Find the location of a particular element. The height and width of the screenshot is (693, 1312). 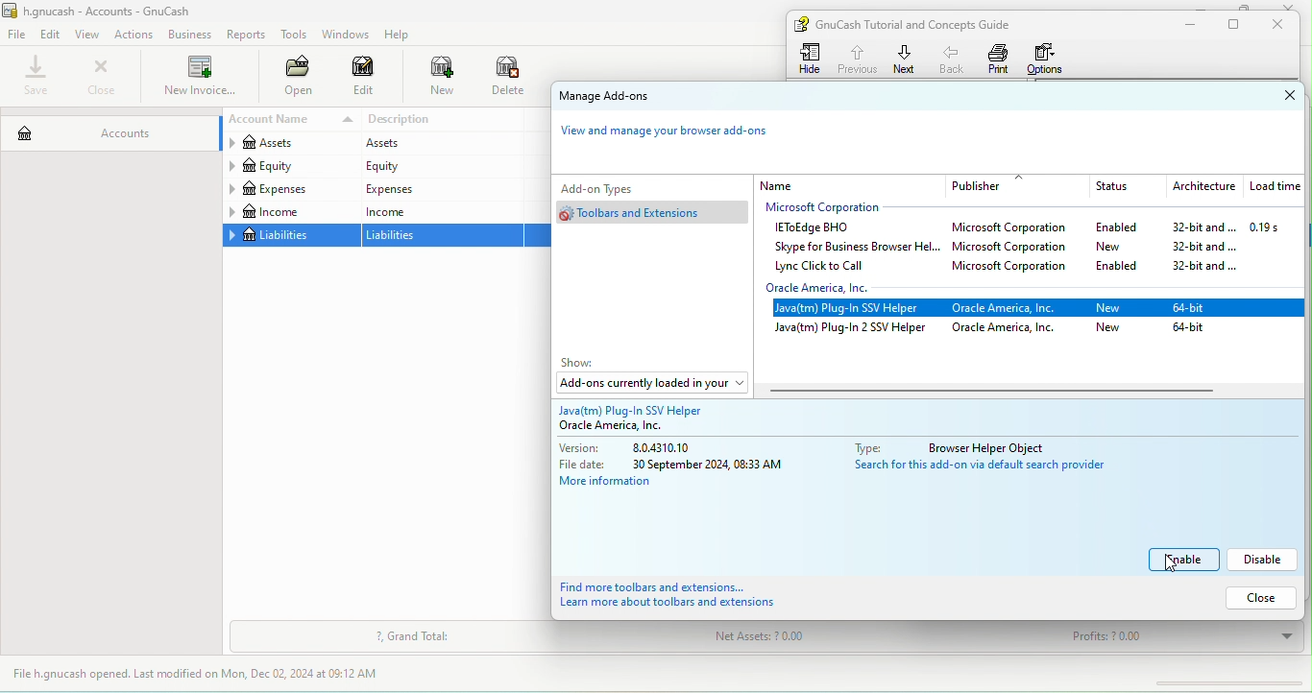

accounts is located at coordinates (108, 129).